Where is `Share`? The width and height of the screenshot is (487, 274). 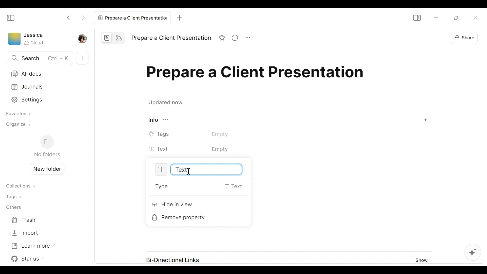 Share is located at coordinates (468, 38).